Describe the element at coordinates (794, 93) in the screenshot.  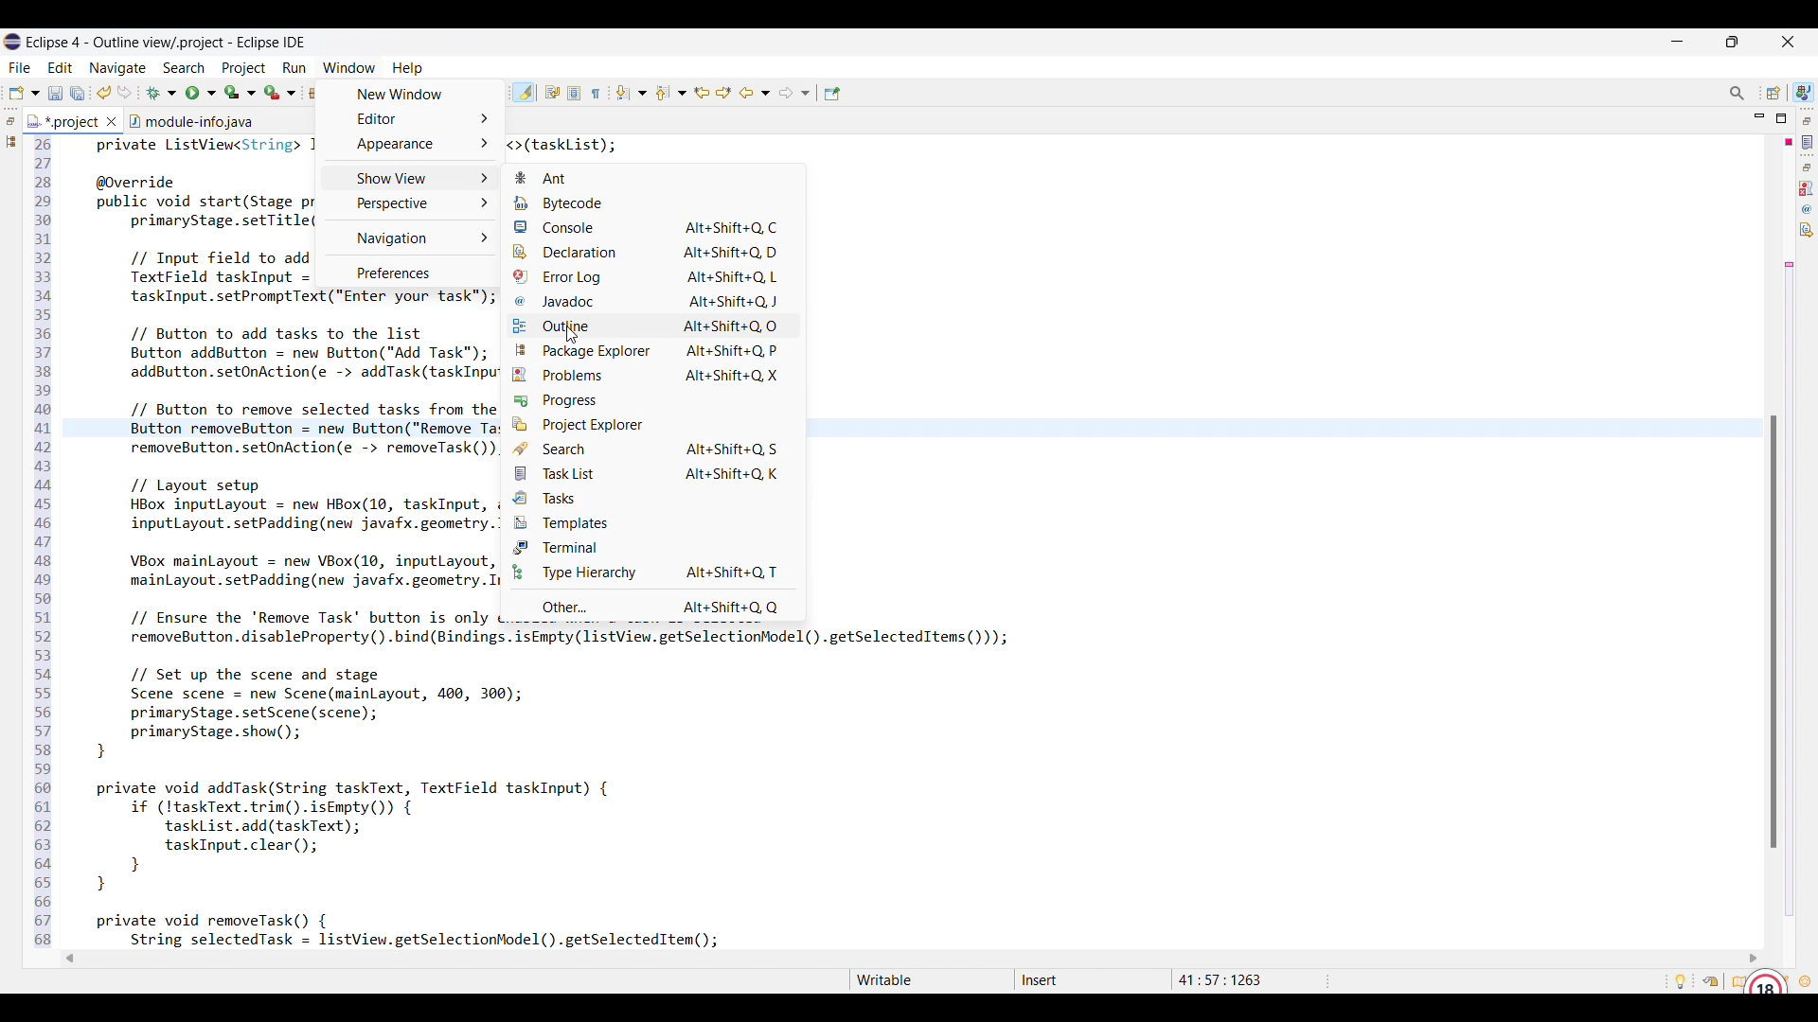
I see `Forward options` at that location.